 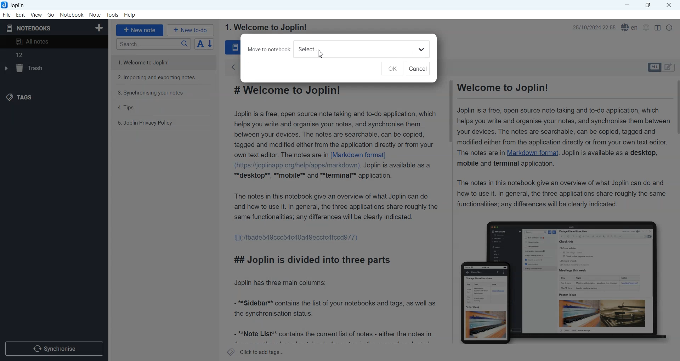 What do you see at coordinates (149, 62) in the screenshot?
I see `1. Welcome to Joplin!` at bounding box center [149, 62].